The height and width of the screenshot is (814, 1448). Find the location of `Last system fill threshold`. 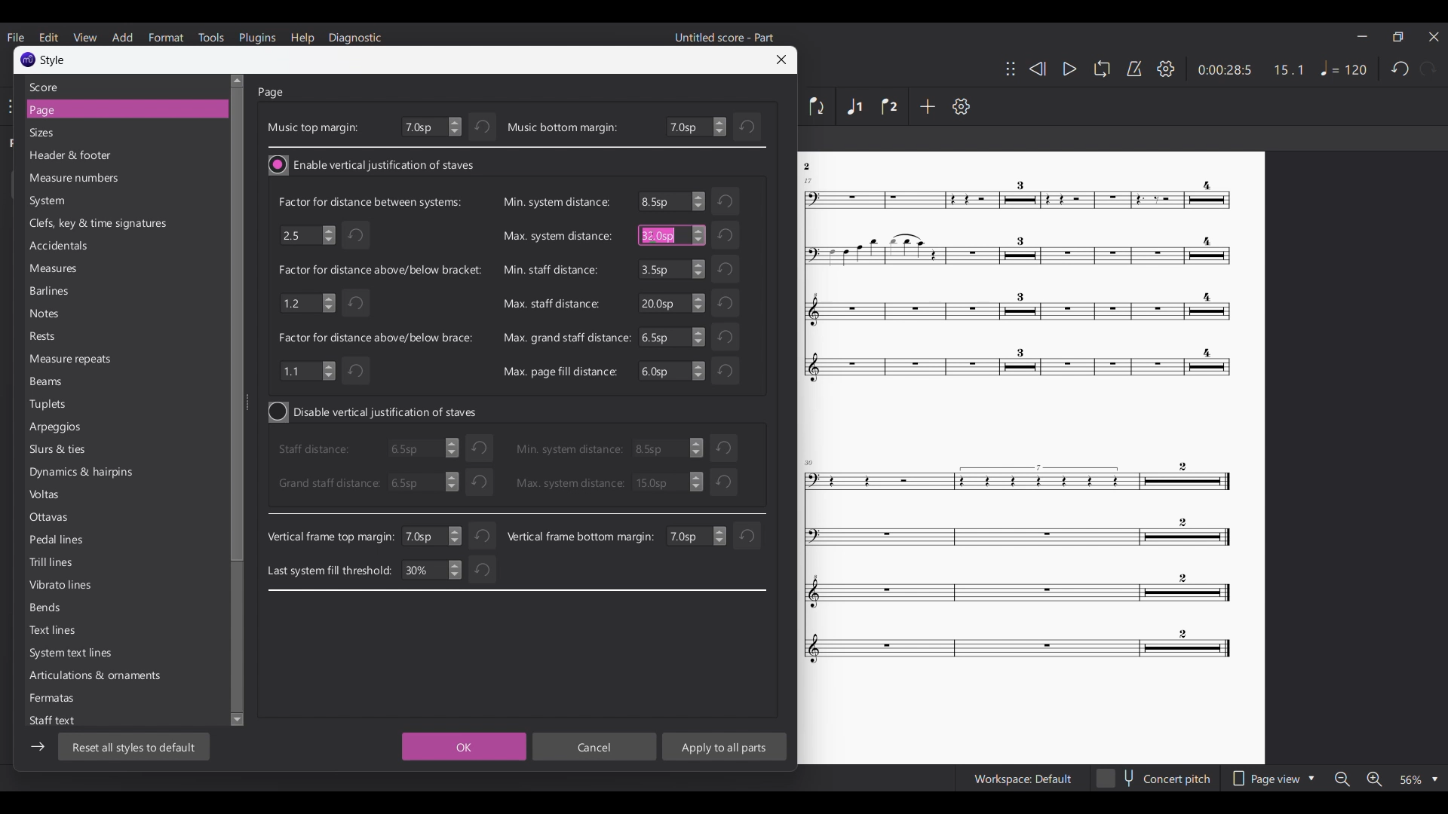

Last system fill threshold is located at coordinates (330, 569).